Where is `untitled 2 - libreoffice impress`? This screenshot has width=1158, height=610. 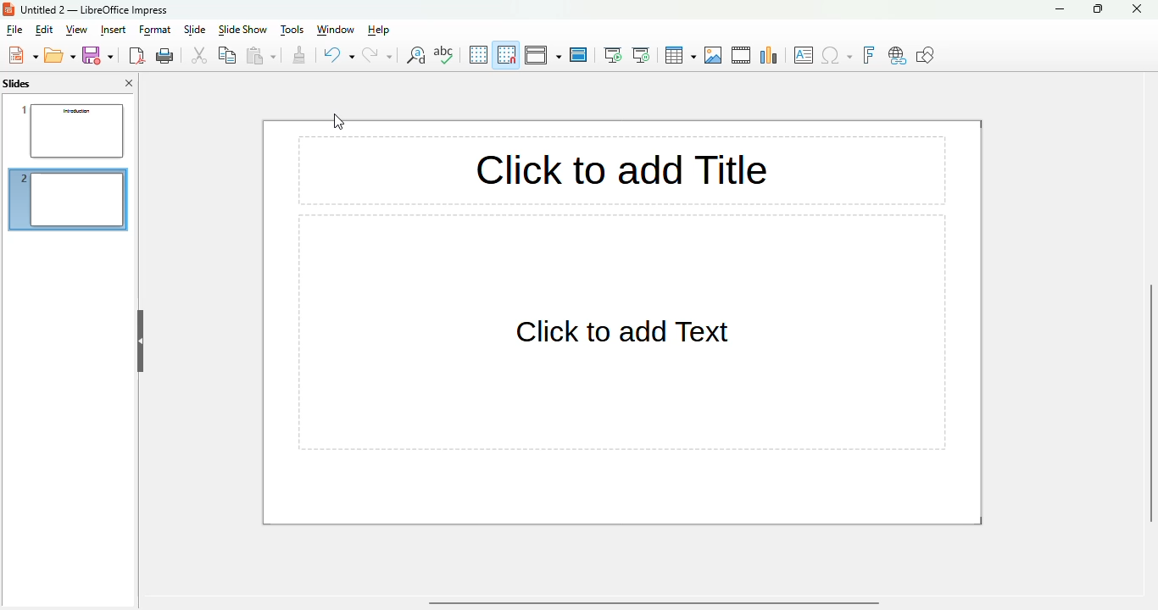
untitled 2 - libreoffice impress is located at coordinates (94, 9).